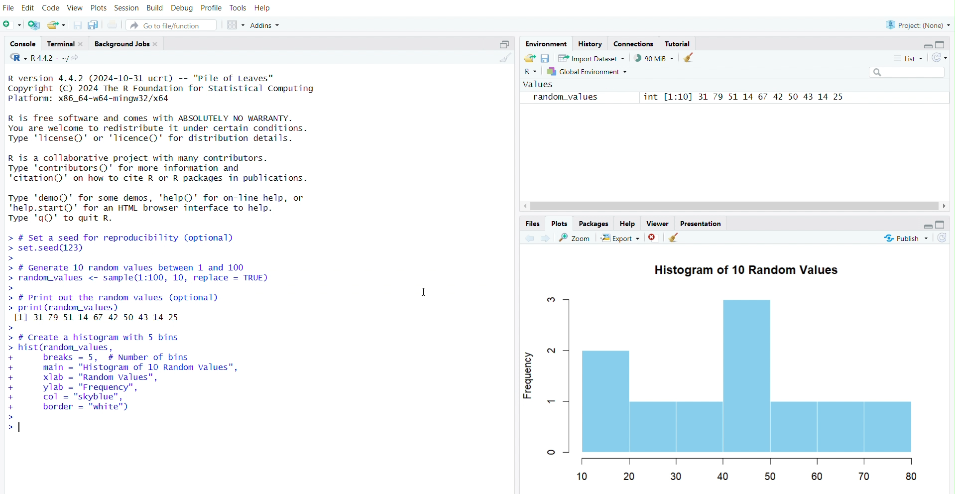  Describe the element at coordinates (128, 6) in the screenshot. I see `session` at that location.